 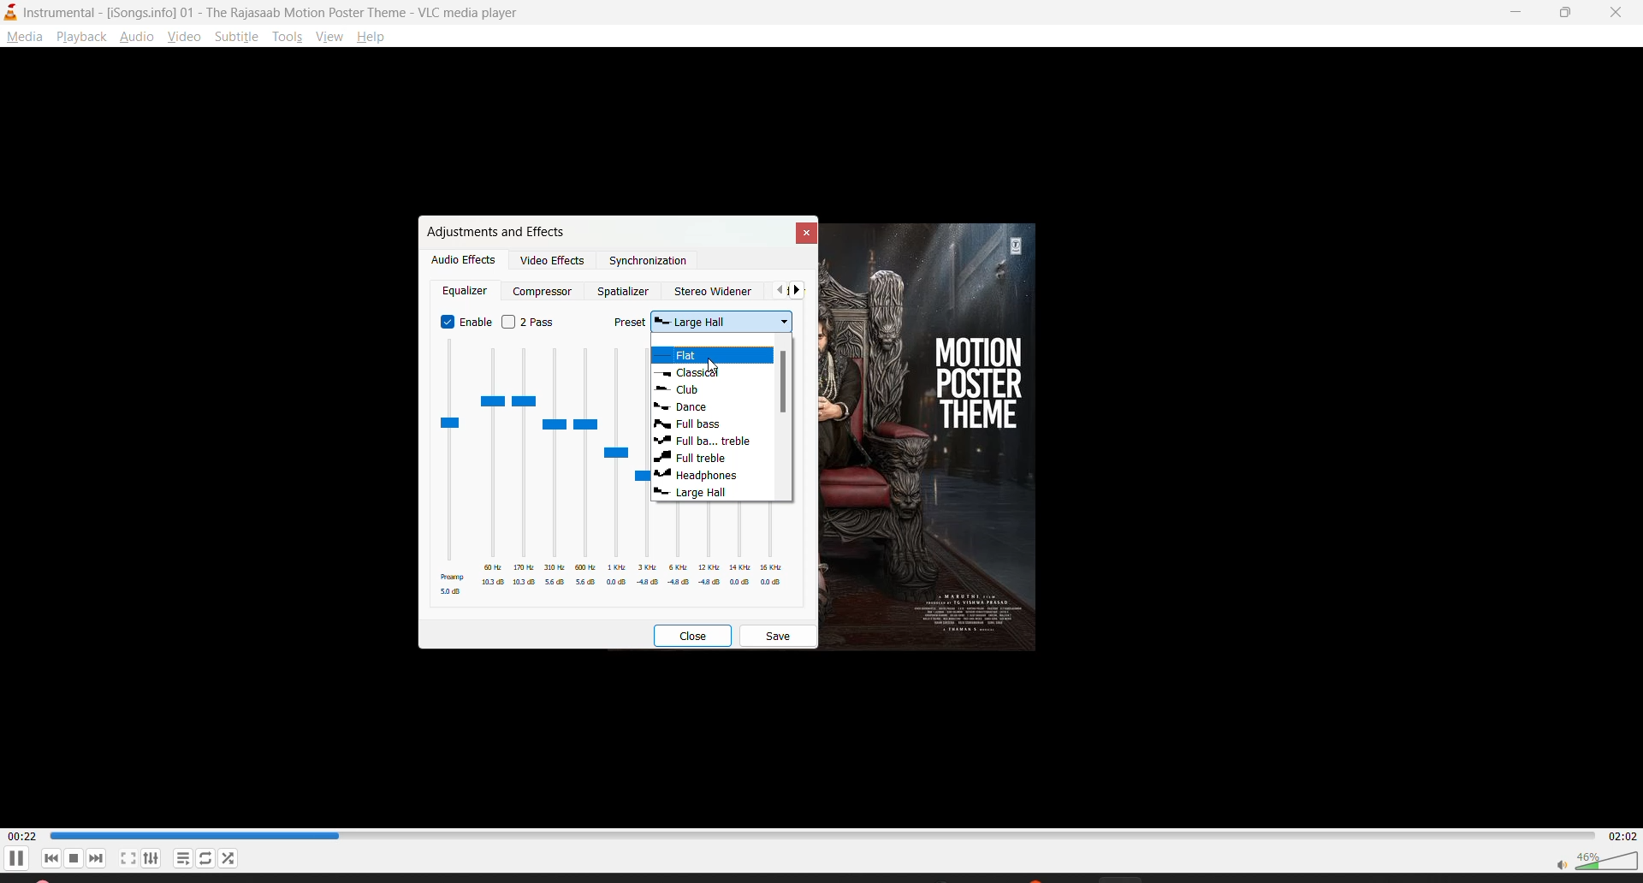 I want to click on preset, so click(x=709, y=324).